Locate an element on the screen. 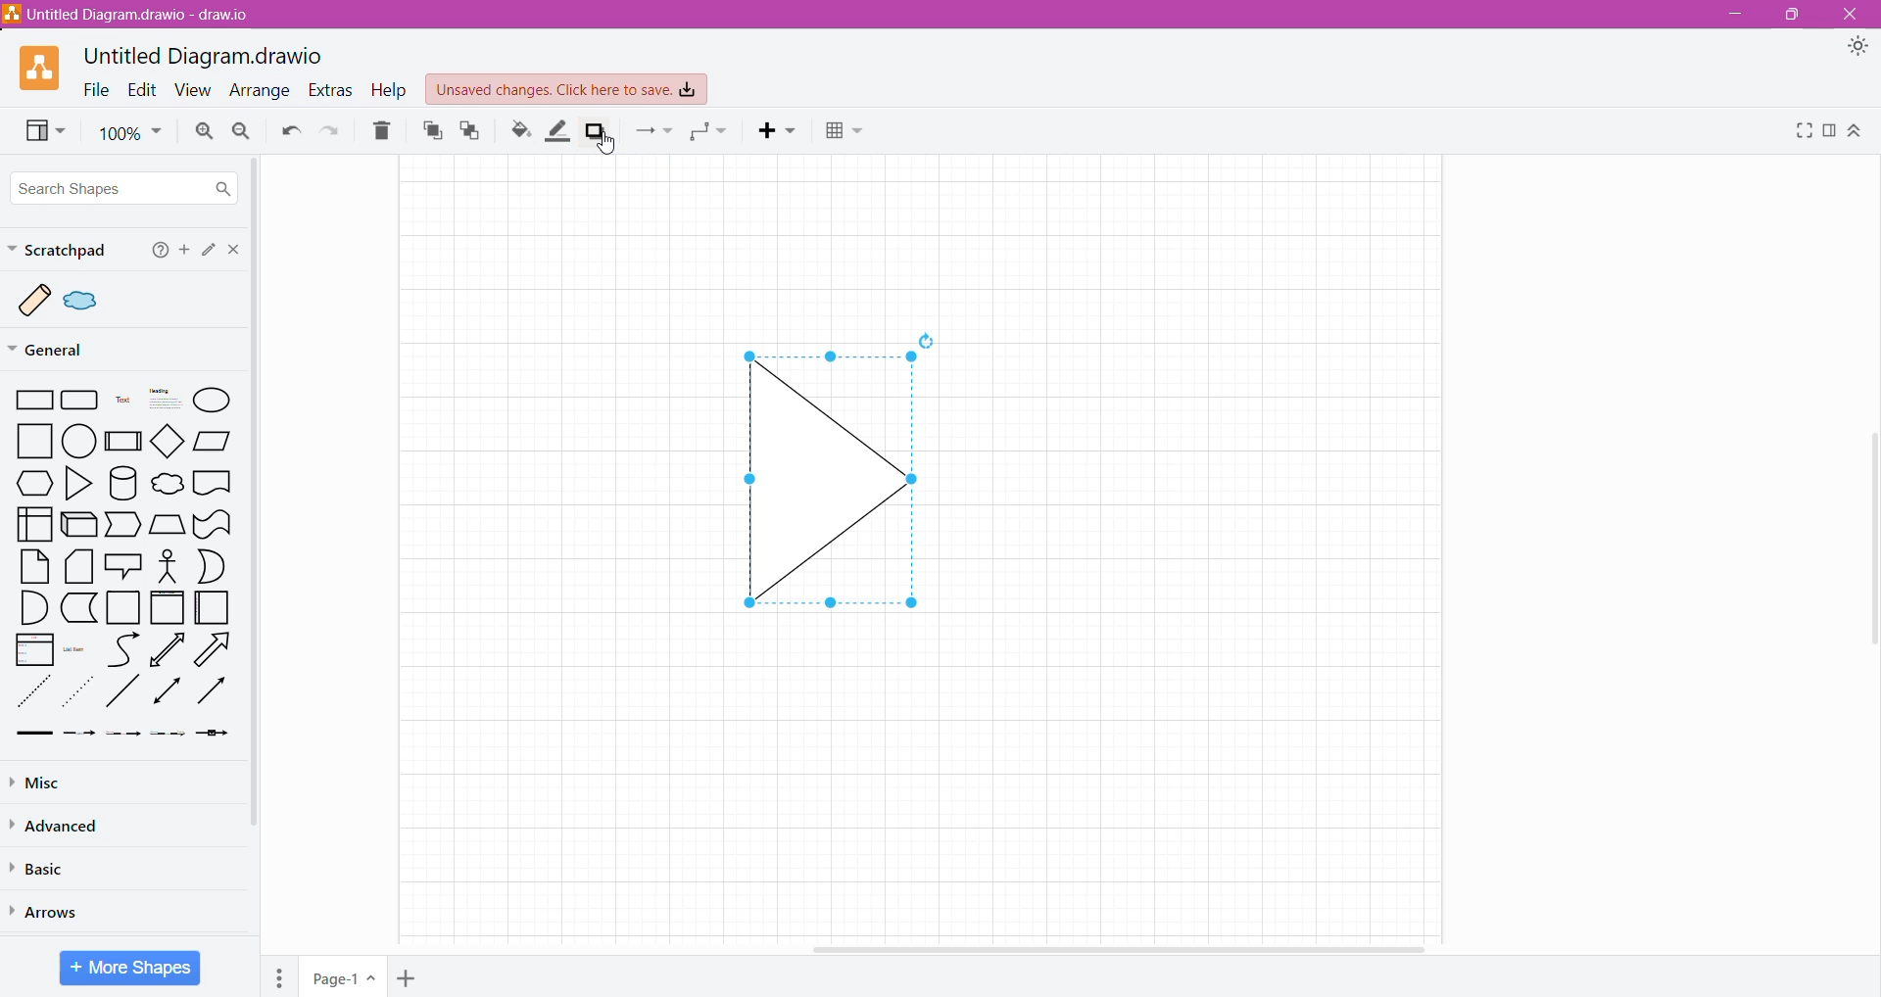  File is located at coordinates (96, 90).